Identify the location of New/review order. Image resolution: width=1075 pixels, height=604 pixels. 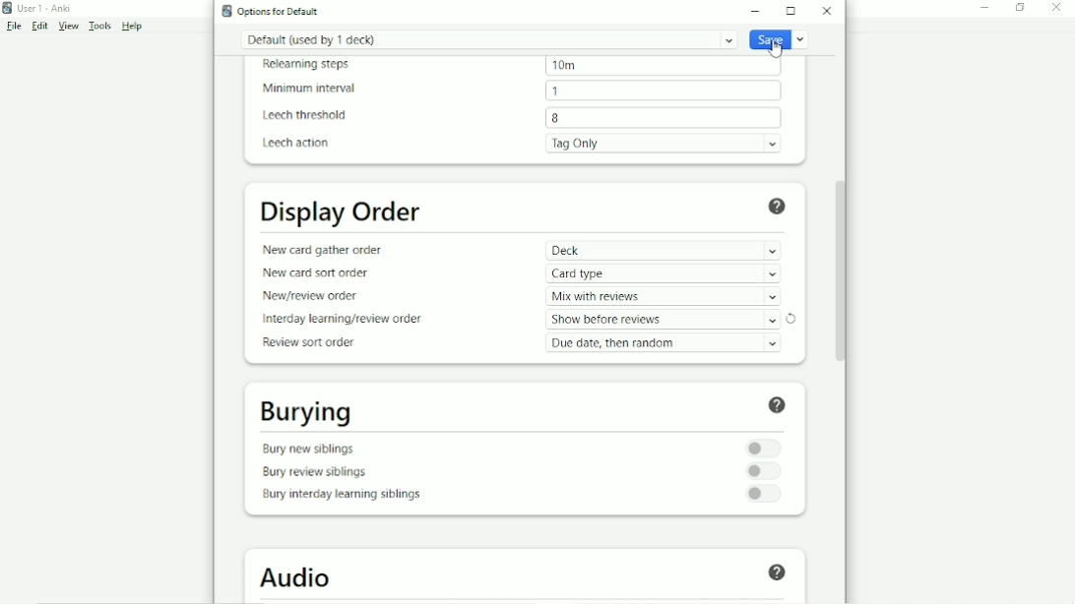
(309, 296).